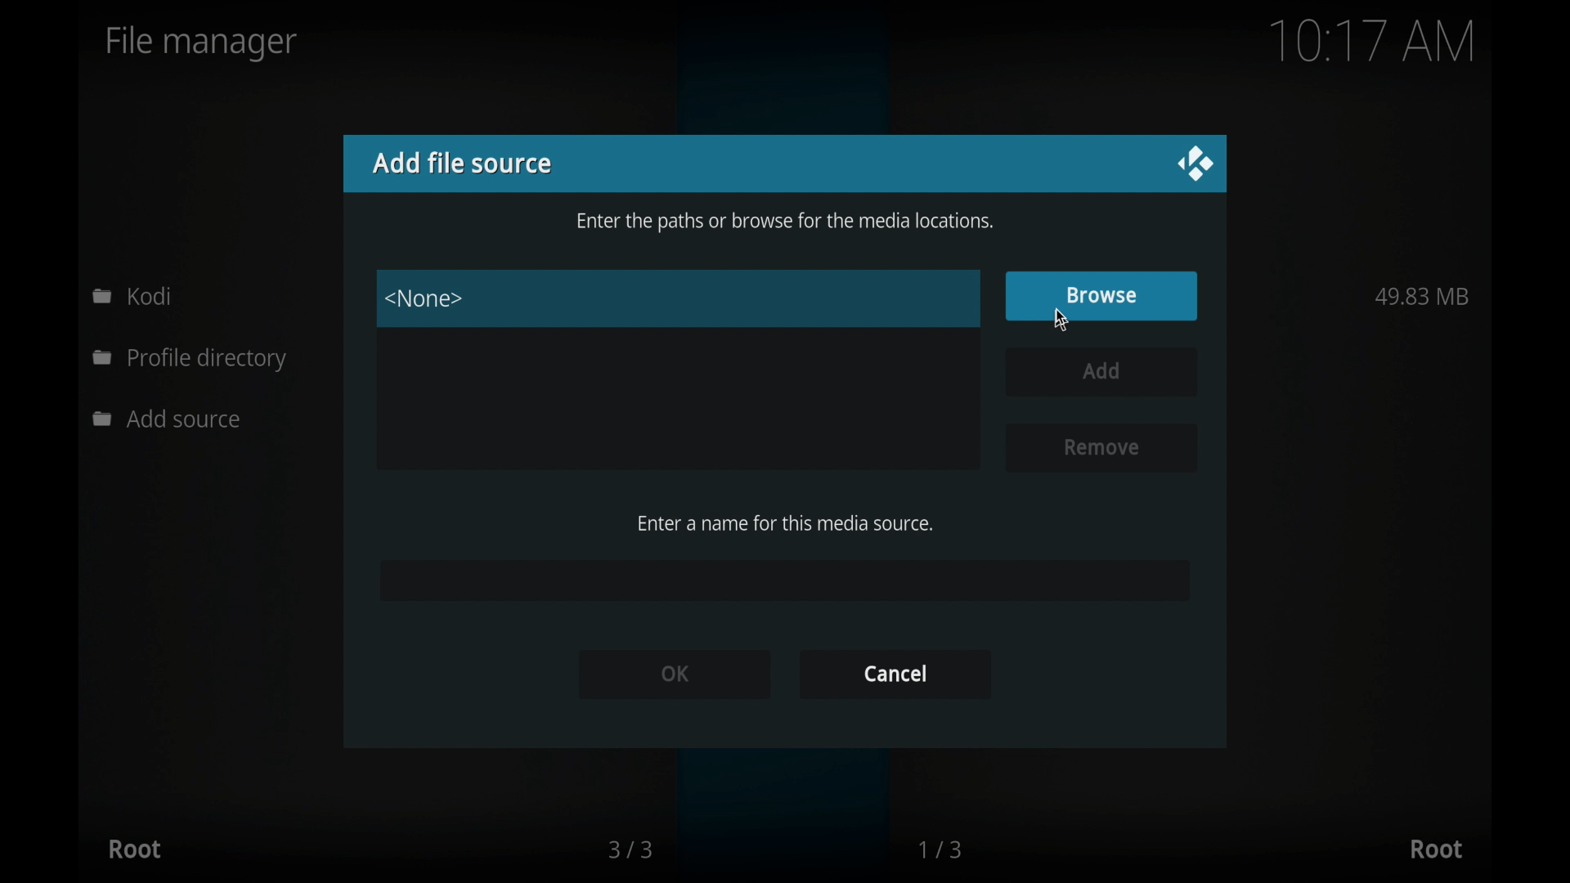  Describe the element at coordinates (1101, 297) in the screenshot. I see `browse` at that location.